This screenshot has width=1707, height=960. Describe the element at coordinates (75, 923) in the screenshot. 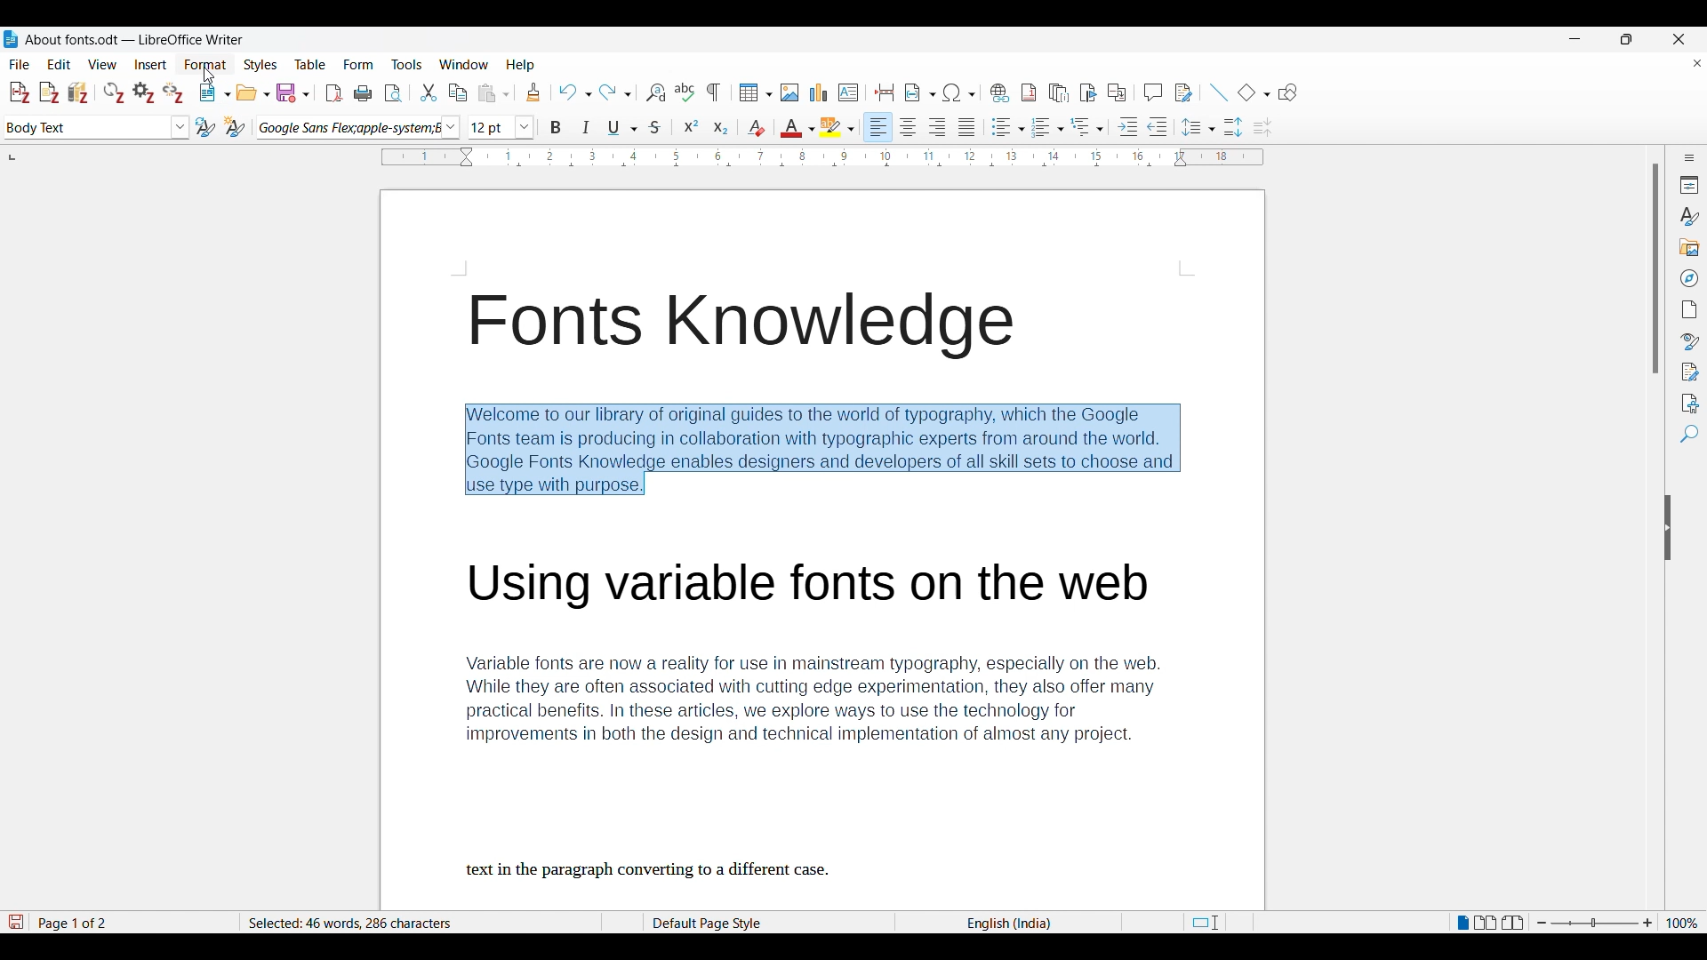

I see `Current page out of total pages` at that location.